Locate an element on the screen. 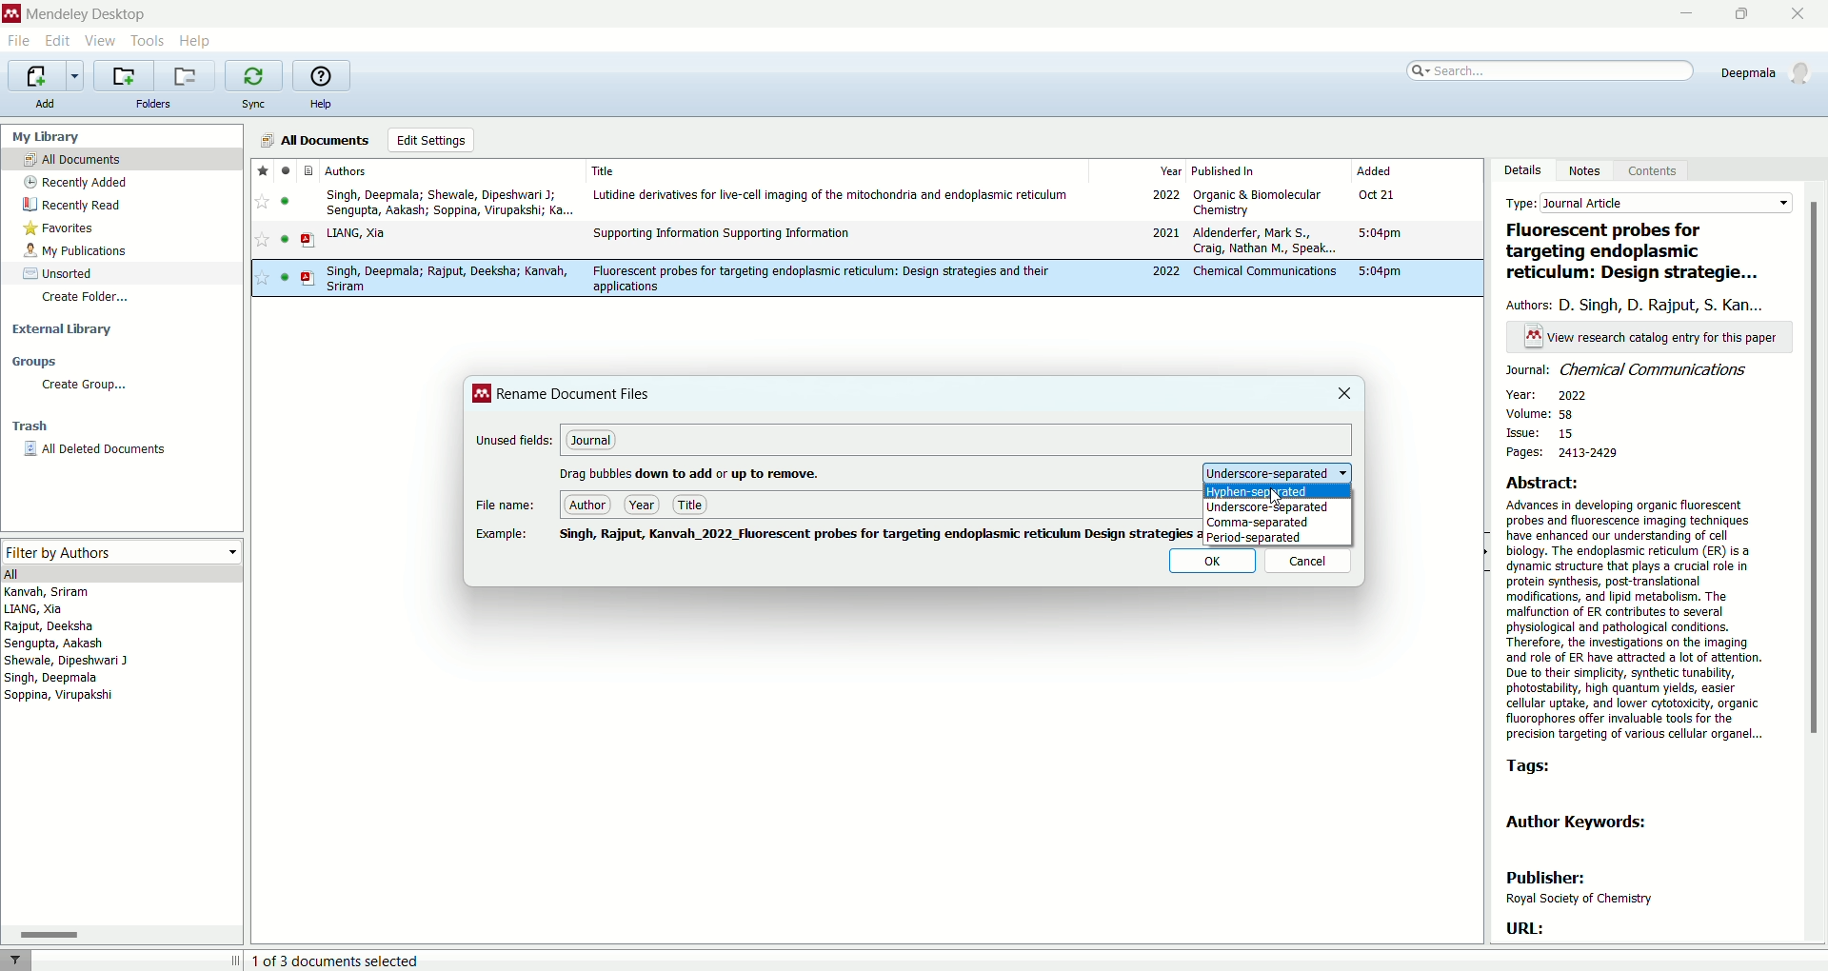  tags is located at coordinates (1539, 767).